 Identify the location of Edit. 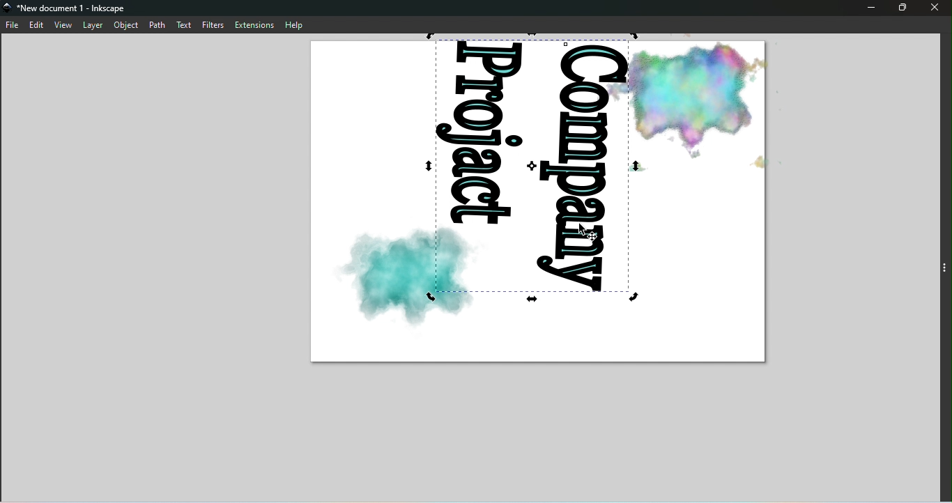
(36, 25).